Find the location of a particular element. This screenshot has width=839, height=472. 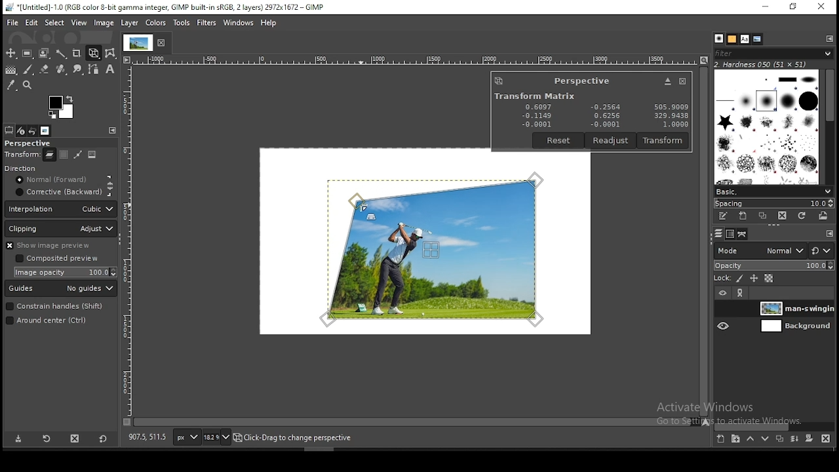

device status is located at coordinates (22, 131).